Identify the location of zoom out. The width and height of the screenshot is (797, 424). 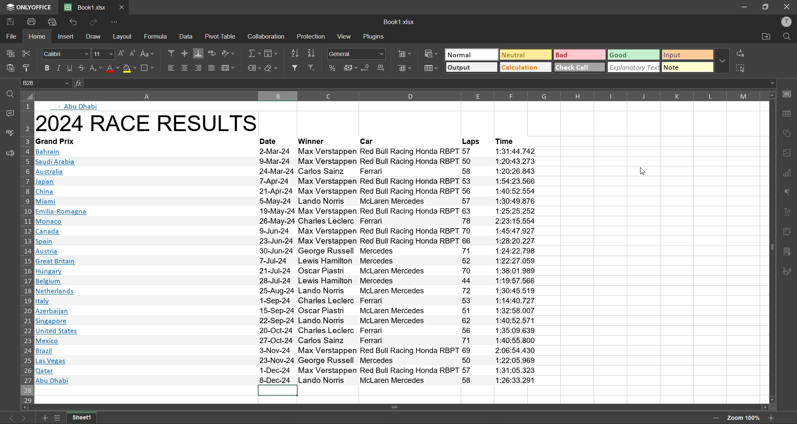
(717, 419).